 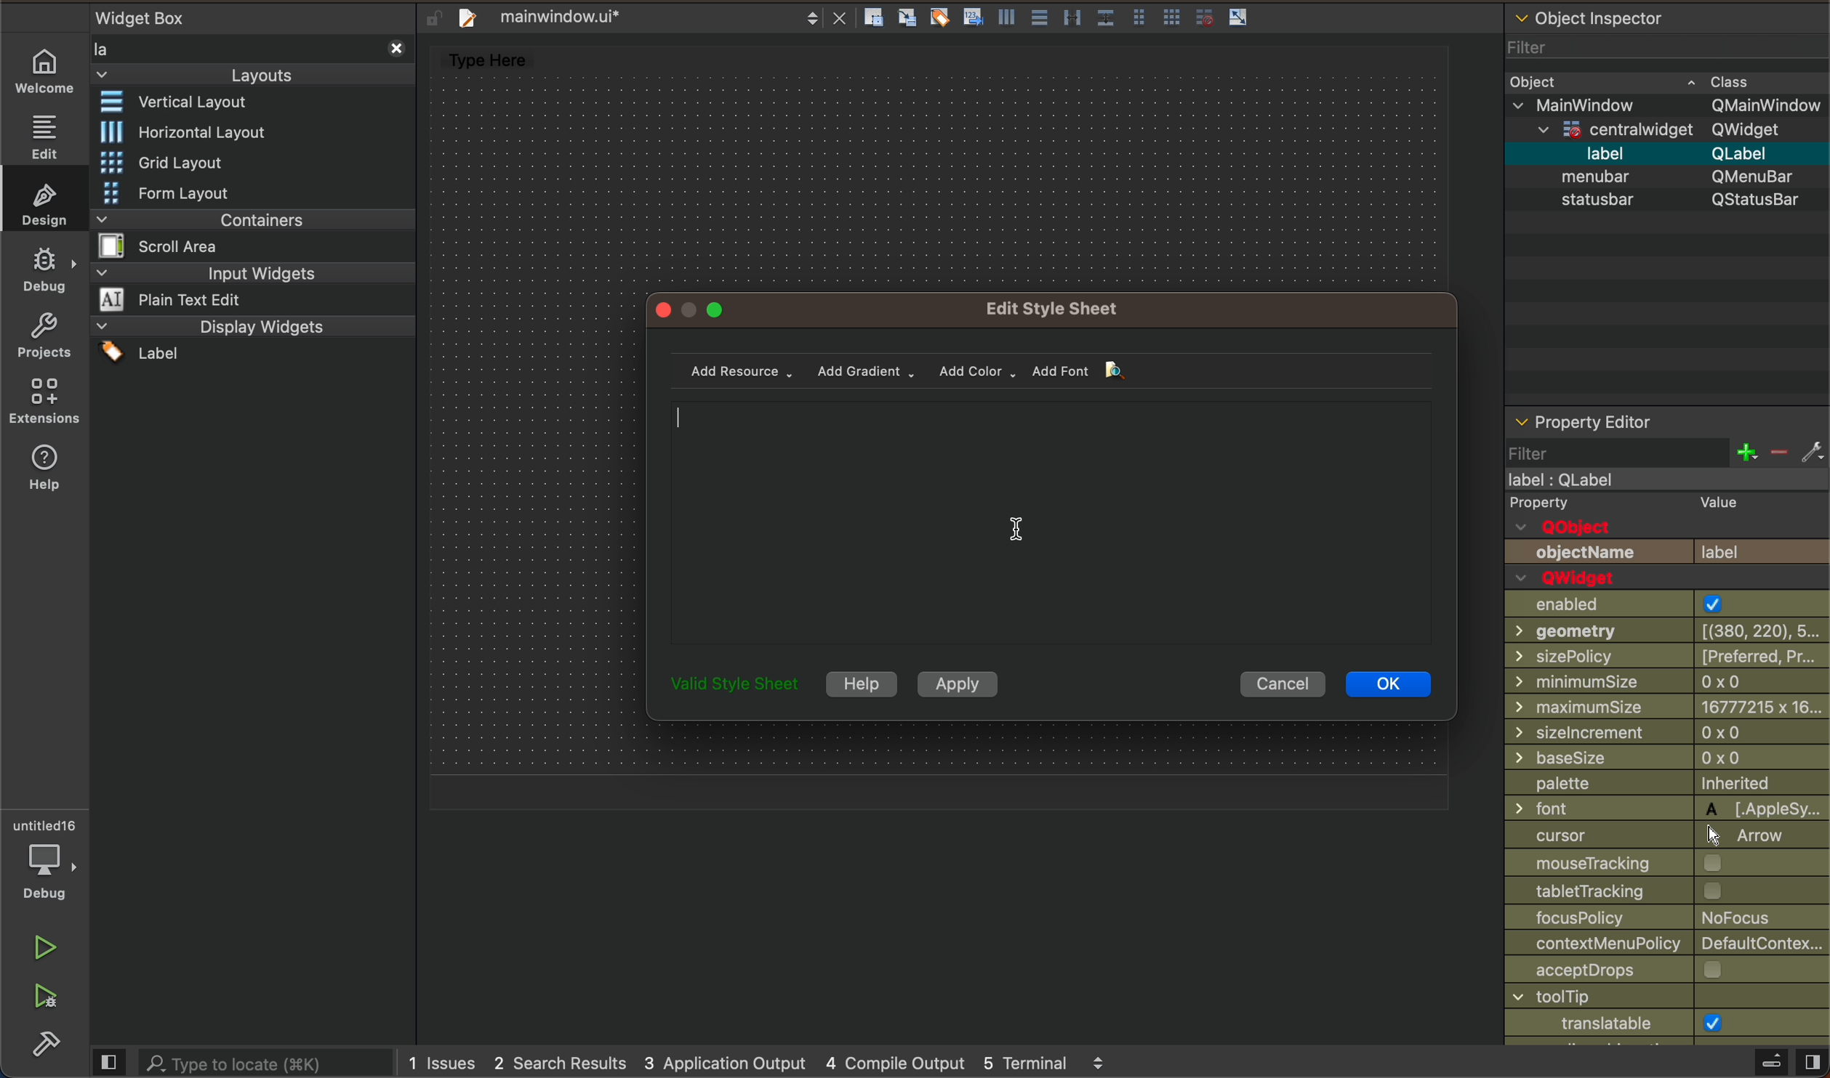 What do you see at coordinates (1665, 658) in the screenshot?
I see `size policy` at bounding box center [1665, 658].